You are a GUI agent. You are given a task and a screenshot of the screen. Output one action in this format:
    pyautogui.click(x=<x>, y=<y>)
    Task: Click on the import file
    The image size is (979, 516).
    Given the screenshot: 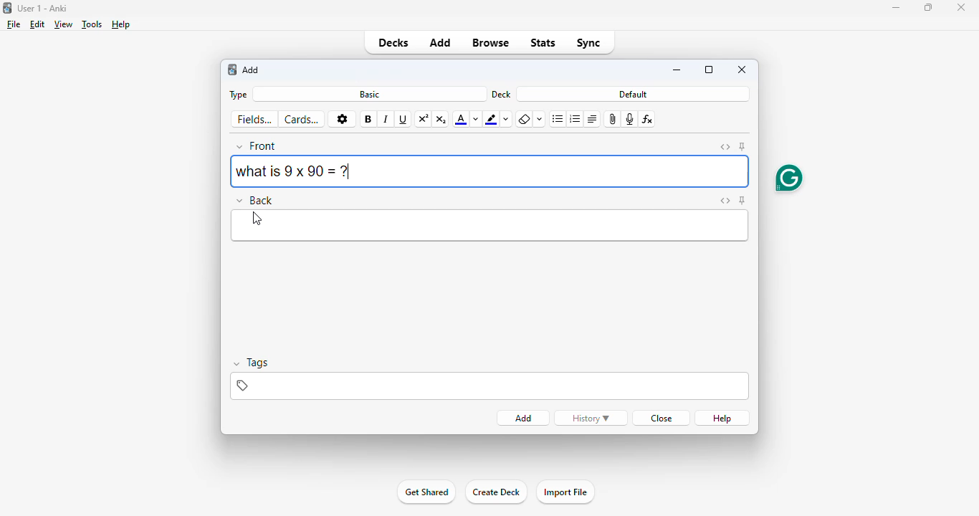 What is the action you would take?
    pyautogui.click(x=565, y=492)
    